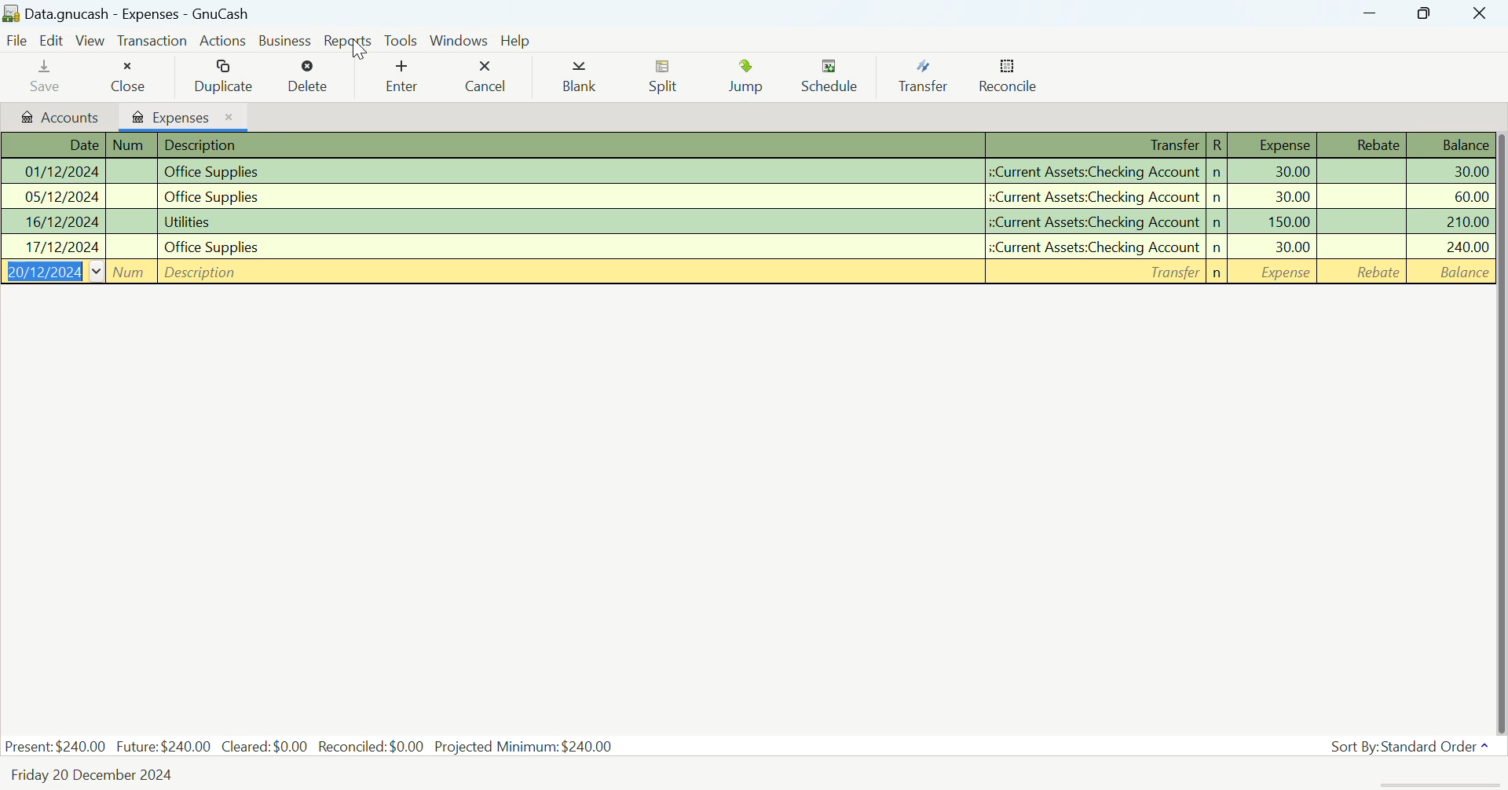 This screenshot has height=790, width=1508. I want to click on Accounts Tab, so click(60, 119).